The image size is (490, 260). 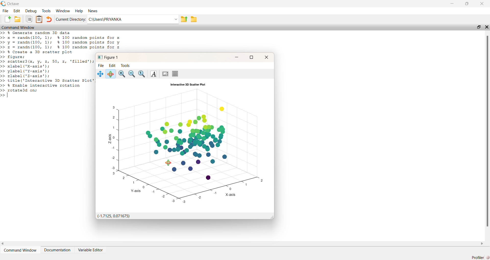 I want to click on Figure 1, so click(x=108, y=57).